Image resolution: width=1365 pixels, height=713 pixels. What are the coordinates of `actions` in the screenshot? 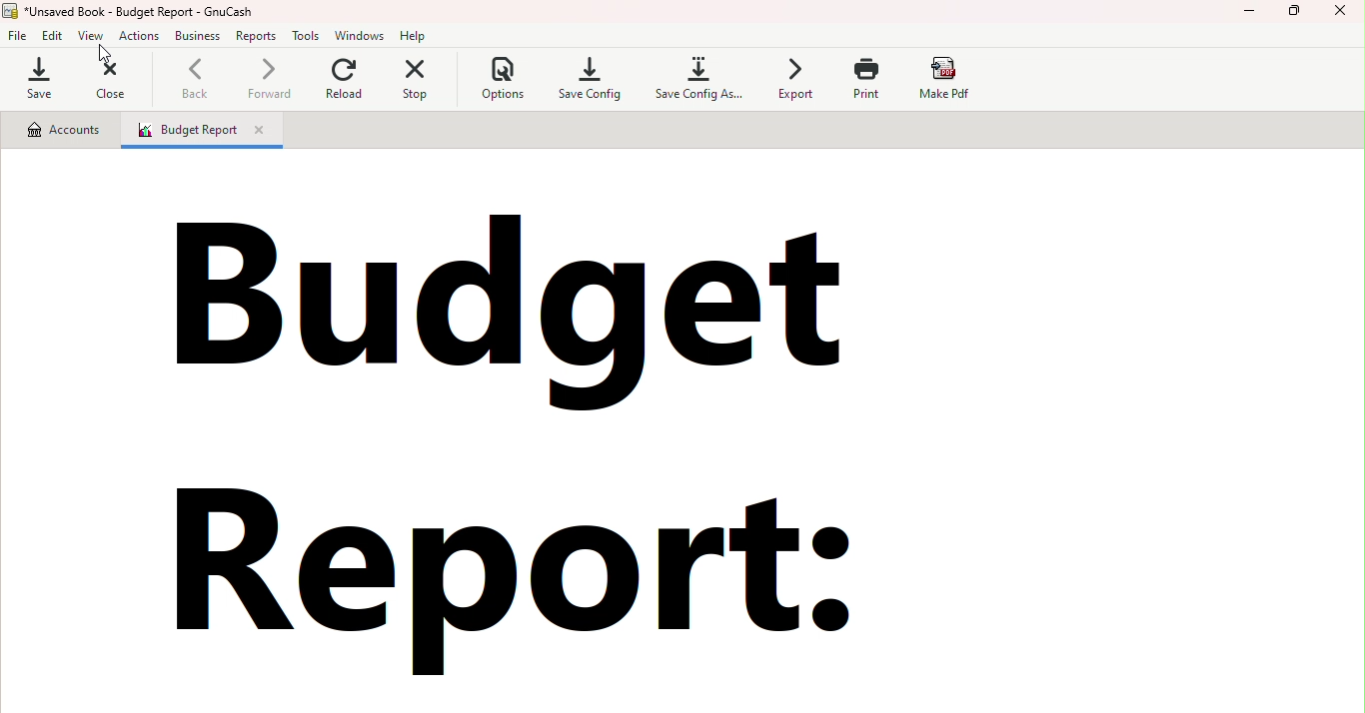 It's located at (141, 37).